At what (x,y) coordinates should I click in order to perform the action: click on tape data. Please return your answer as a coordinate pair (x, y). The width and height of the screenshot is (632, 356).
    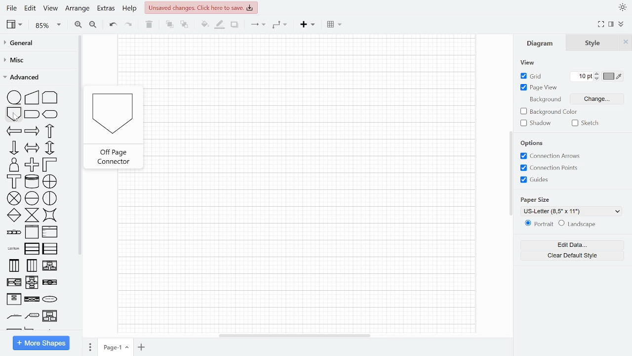
    Looking at the image, I should click on (15, 97).